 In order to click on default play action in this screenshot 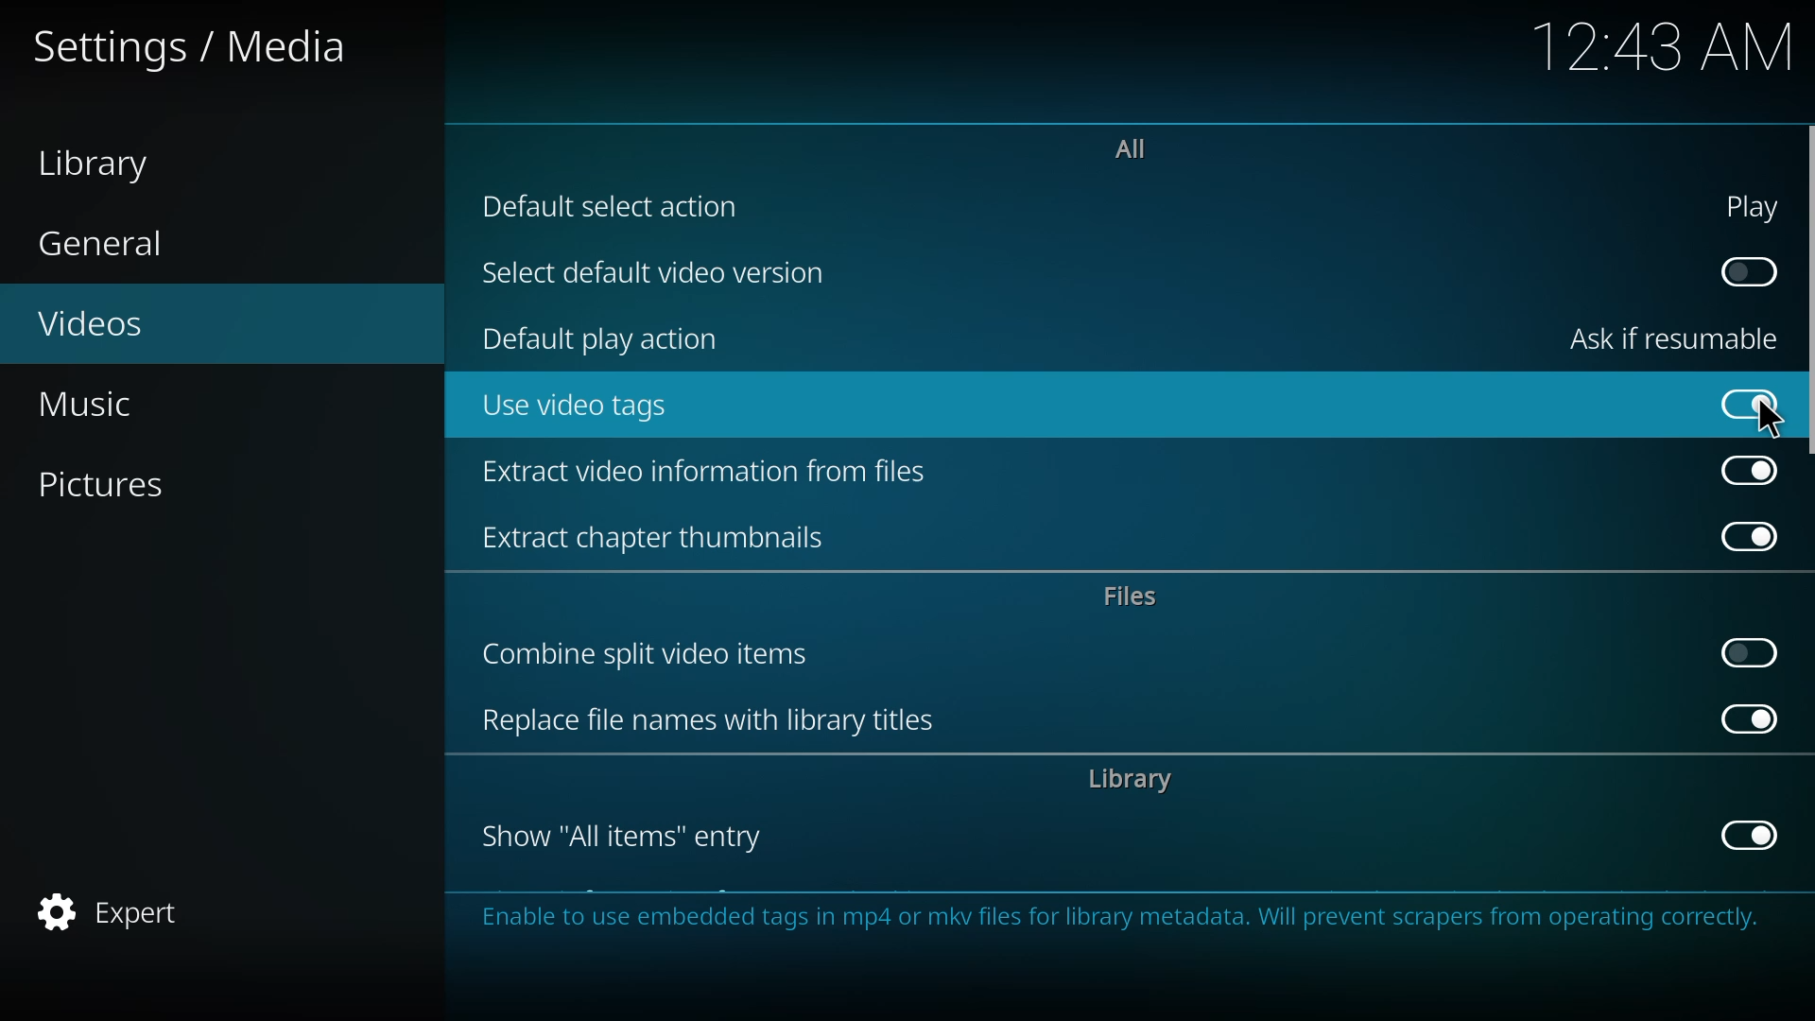, I will do `click(608, 337)`.